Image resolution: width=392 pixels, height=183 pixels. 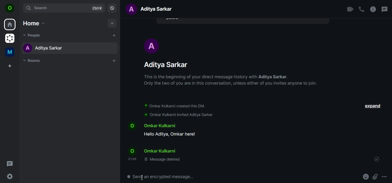 What do you see at coordinates (10, 66) in the screenshot?
I see `create a space` at bounding box center [10, 66].